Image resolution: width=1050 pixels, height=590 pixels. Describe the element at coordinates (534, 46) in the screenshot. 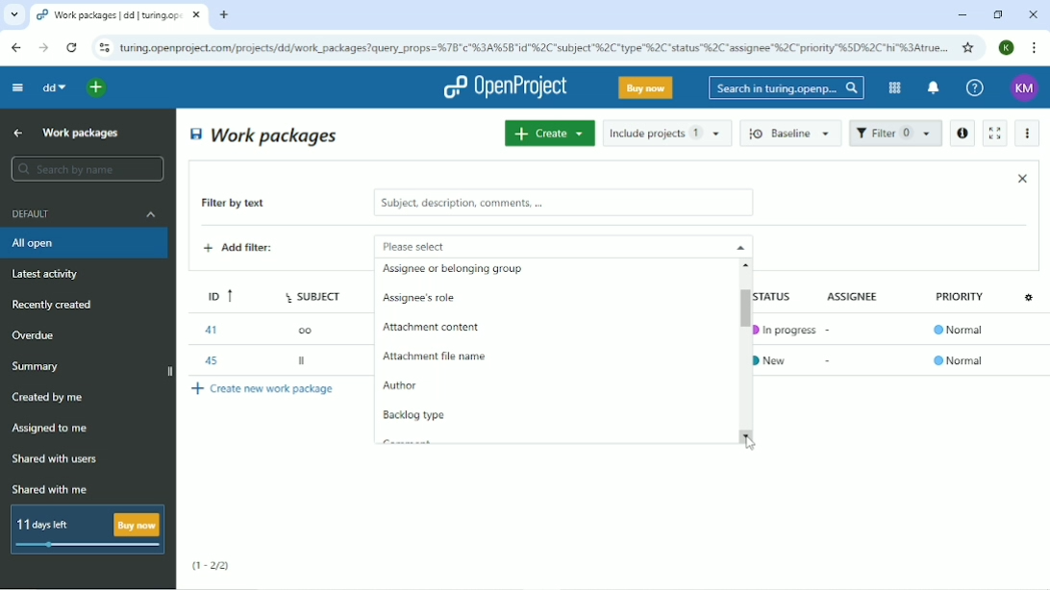

I see `Site address` at that location.